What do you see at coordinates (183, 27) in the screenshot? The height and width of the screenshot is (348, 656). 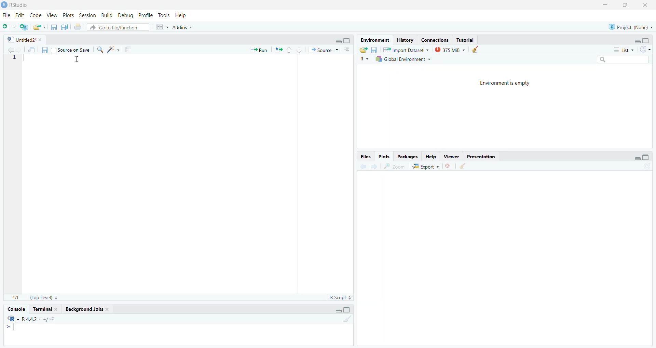 I see ` Addins ` at bounding box center [183, 27].